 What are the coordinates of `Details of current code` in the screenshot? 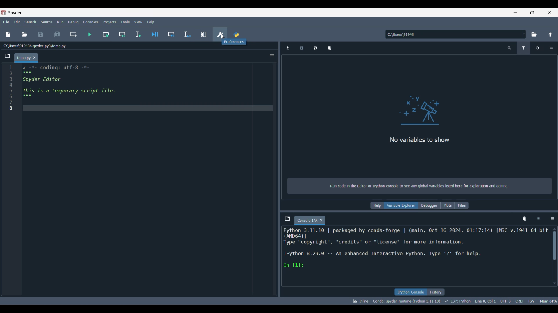 It's located at (416, 247).